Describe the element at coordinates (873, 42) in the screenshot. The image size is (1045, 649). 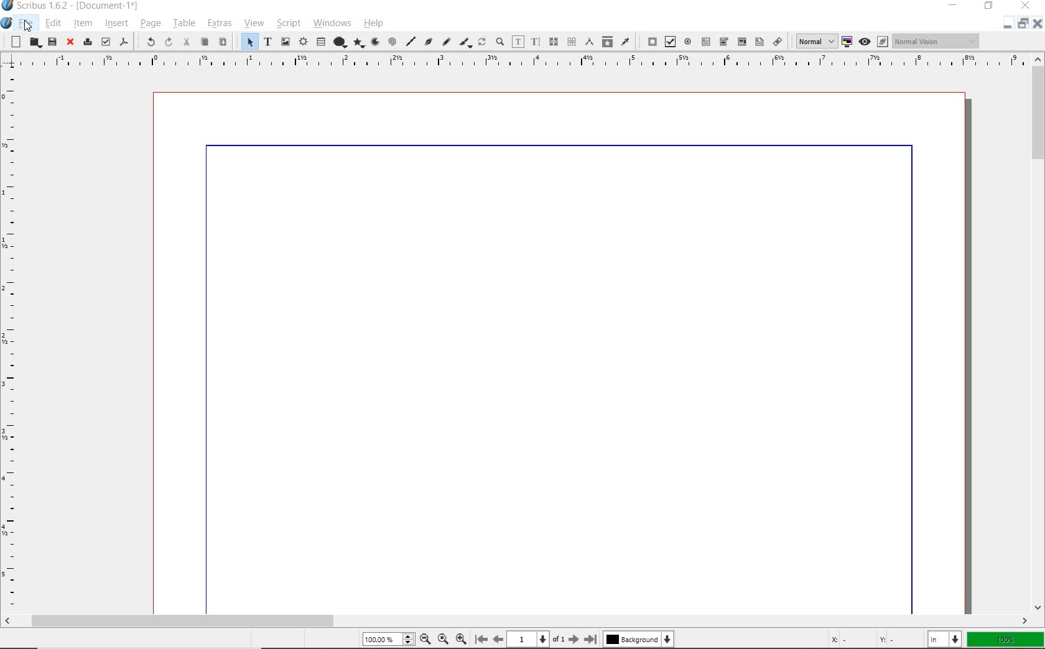
I see `preview mode` at that location.